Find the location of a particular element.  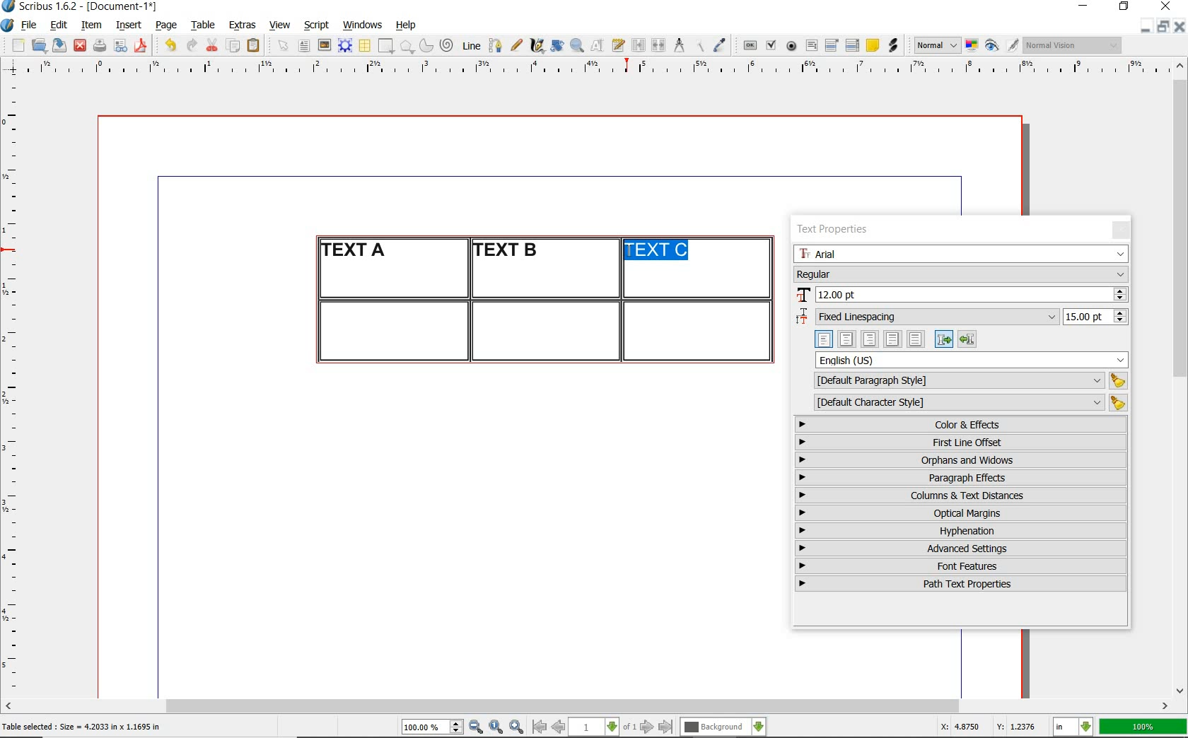

eye dropper is located at coordinates (719, 47).